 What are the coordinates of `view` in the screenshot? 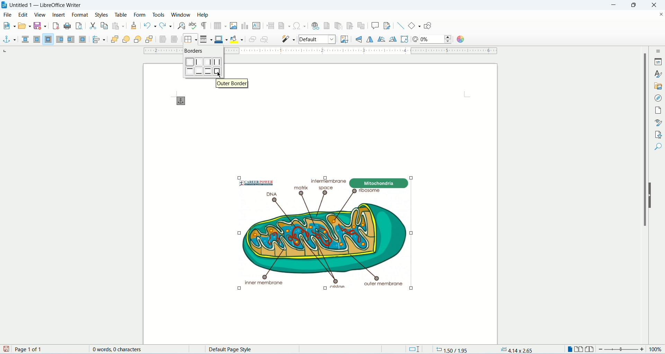 It's located at (40, 15).